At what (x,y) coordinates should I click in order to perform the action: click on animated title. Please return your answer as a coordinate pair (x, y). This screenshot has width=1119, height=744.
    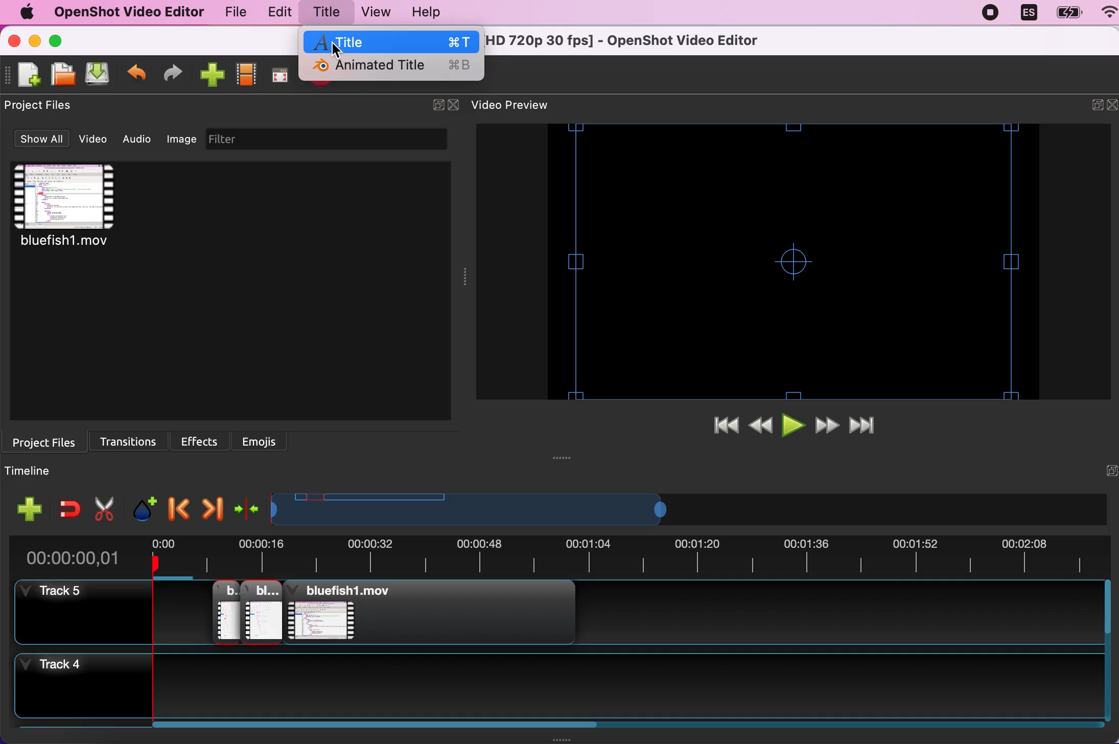
    Looking at the image, I should click on (391, 66).